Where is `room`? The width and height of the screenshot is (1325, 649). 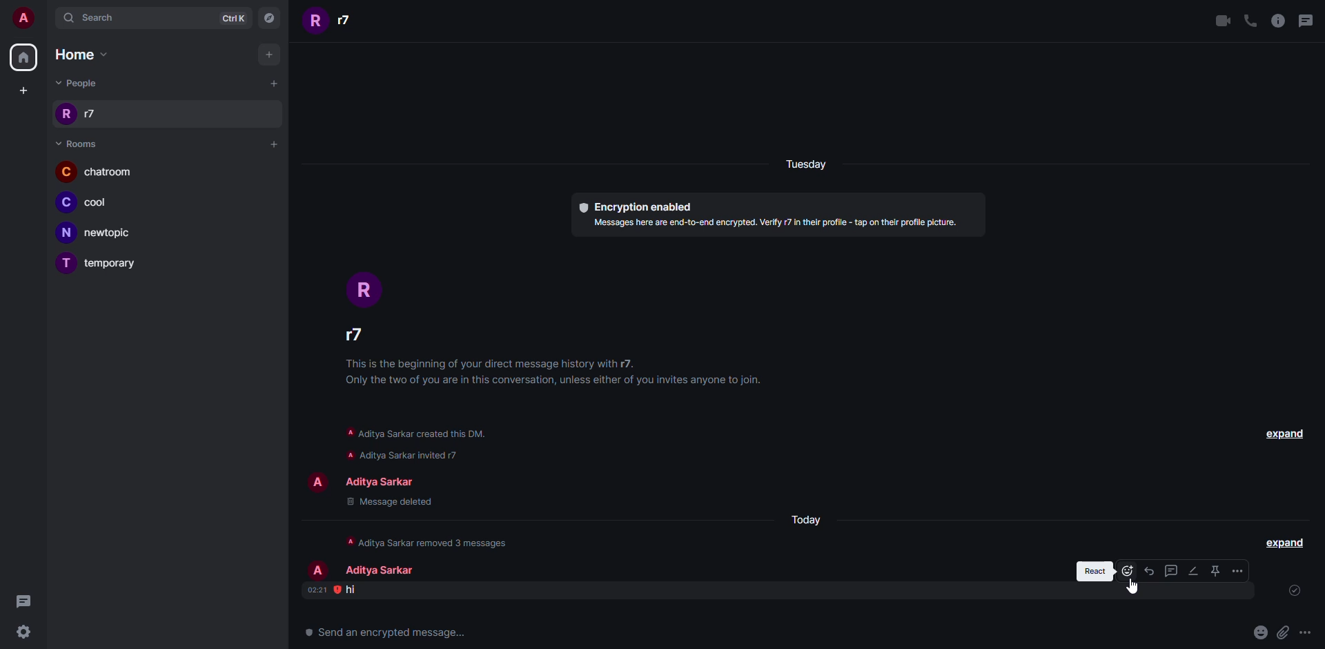
room is located at coordinates (100, 233).